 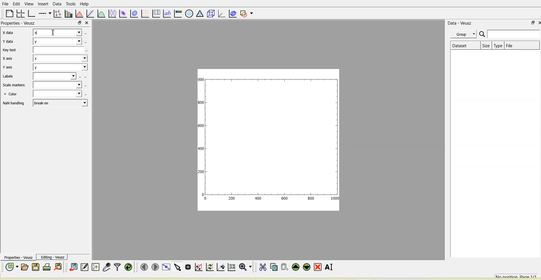 What do you see at coordinates (101, 14) in the screenshot?
I see `Plot a function` at bounding box center [101, 14].